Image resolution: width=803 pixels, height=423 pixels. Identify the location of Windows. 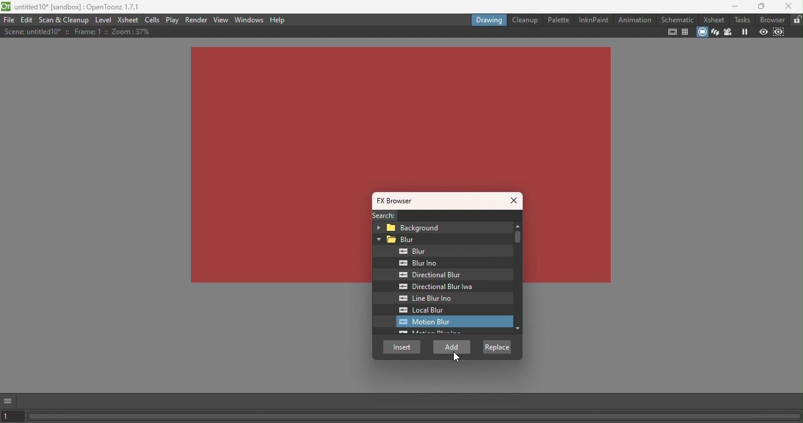
(250, 19).